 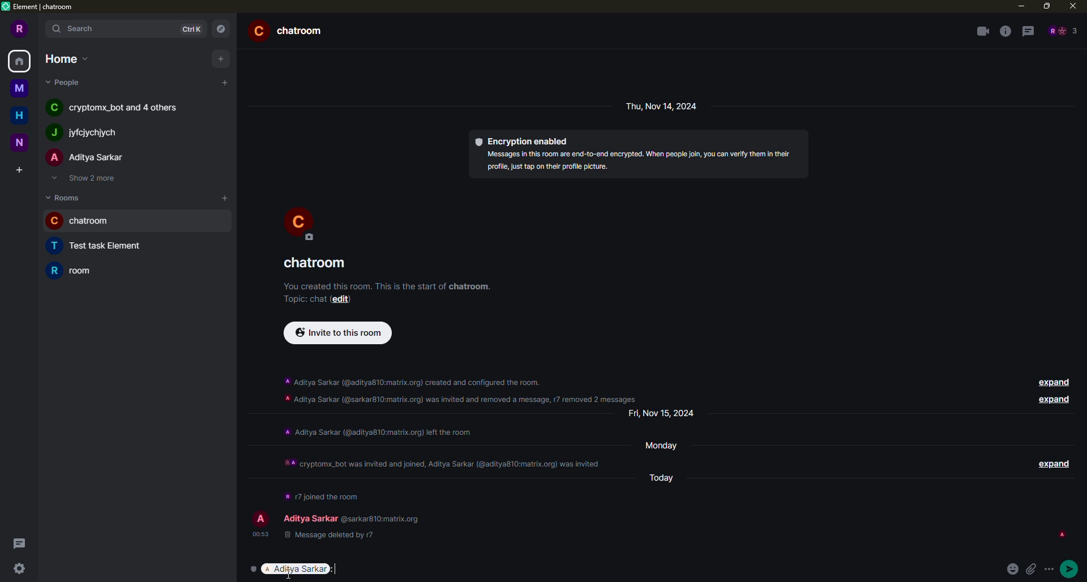 I want to click on info, so click(x=1005, y=31).